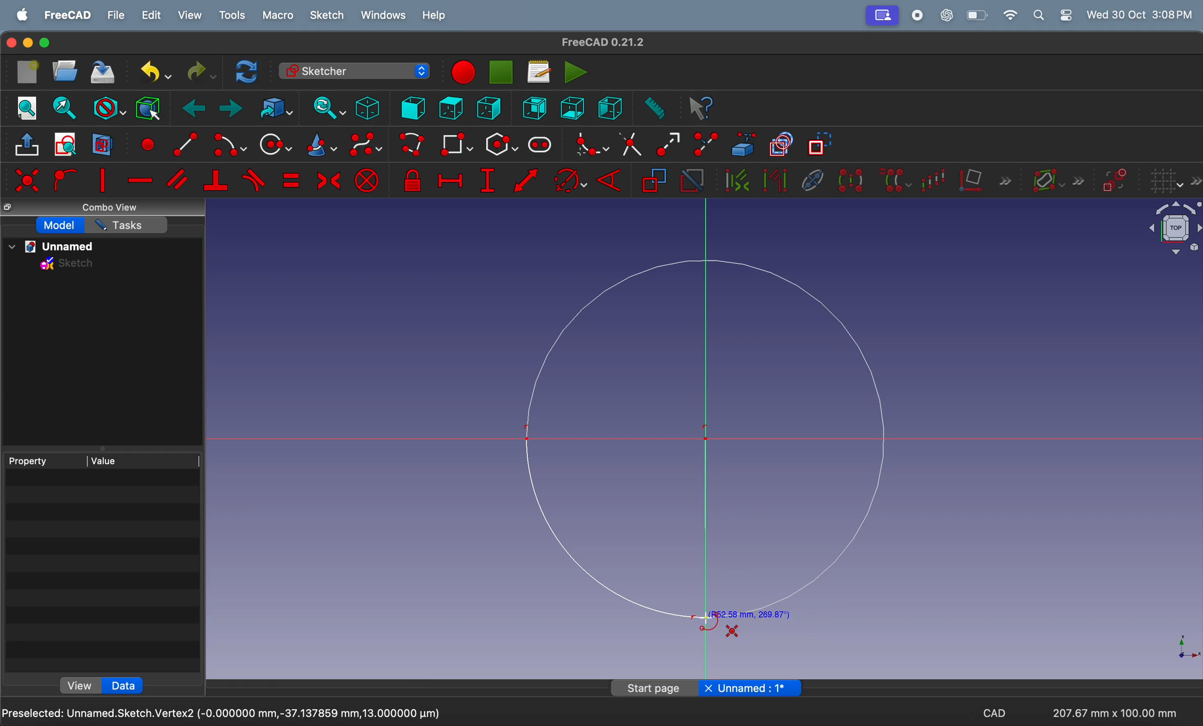 The height and width of the screenshot is (726, 1203). Describe the element at coordinates (231, 110) in the screenshot. I see `forward ` at that location.